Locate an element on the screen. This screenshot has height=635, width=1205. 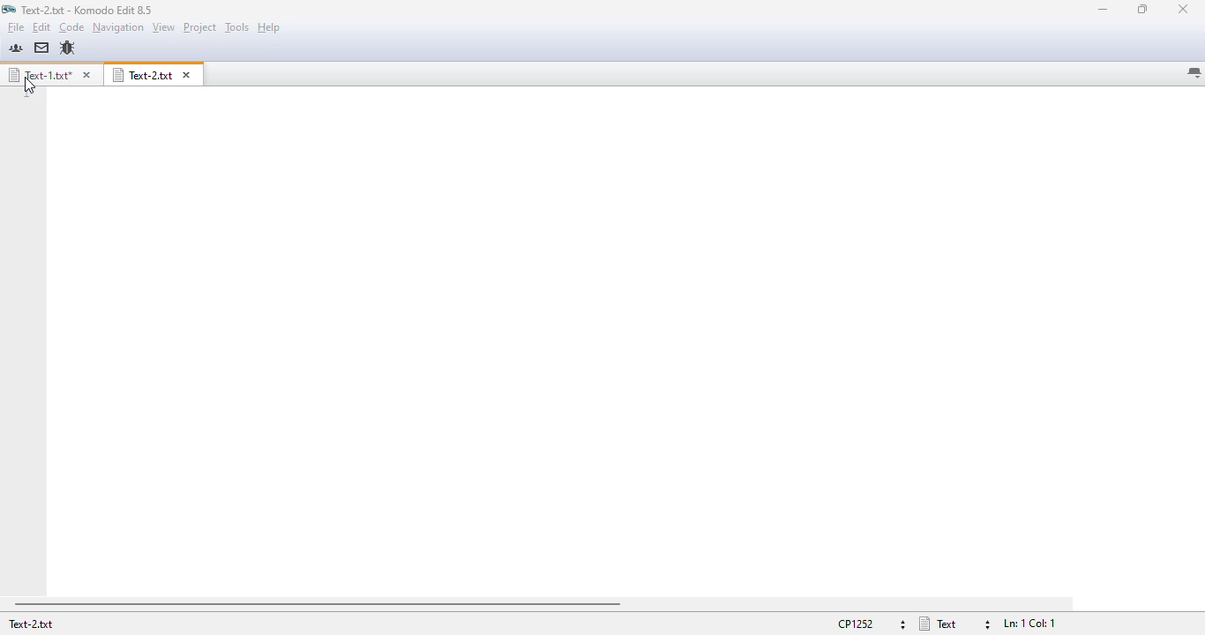
file is located at coordinates (15, 27).